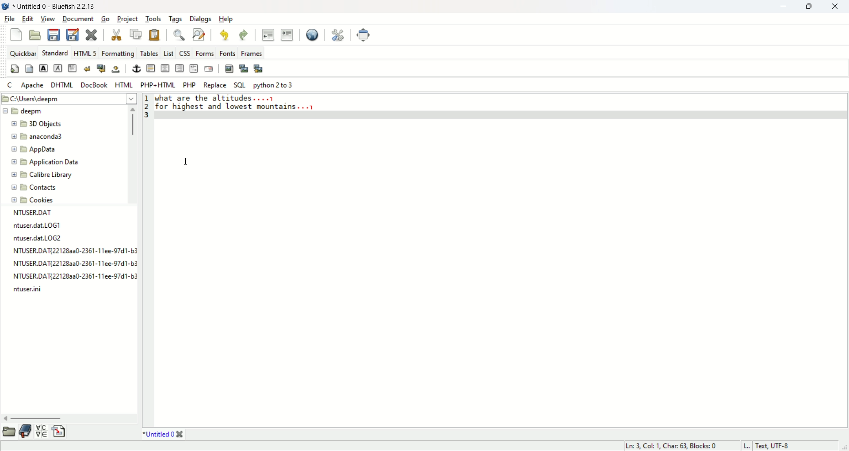 The image size is (849, 451). I want to click on insert thumbnail, so click(243, 67).